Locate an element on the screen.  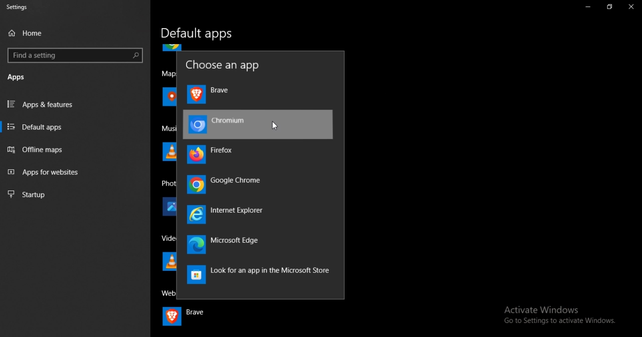
cursor is located at coordinates (275, 125).